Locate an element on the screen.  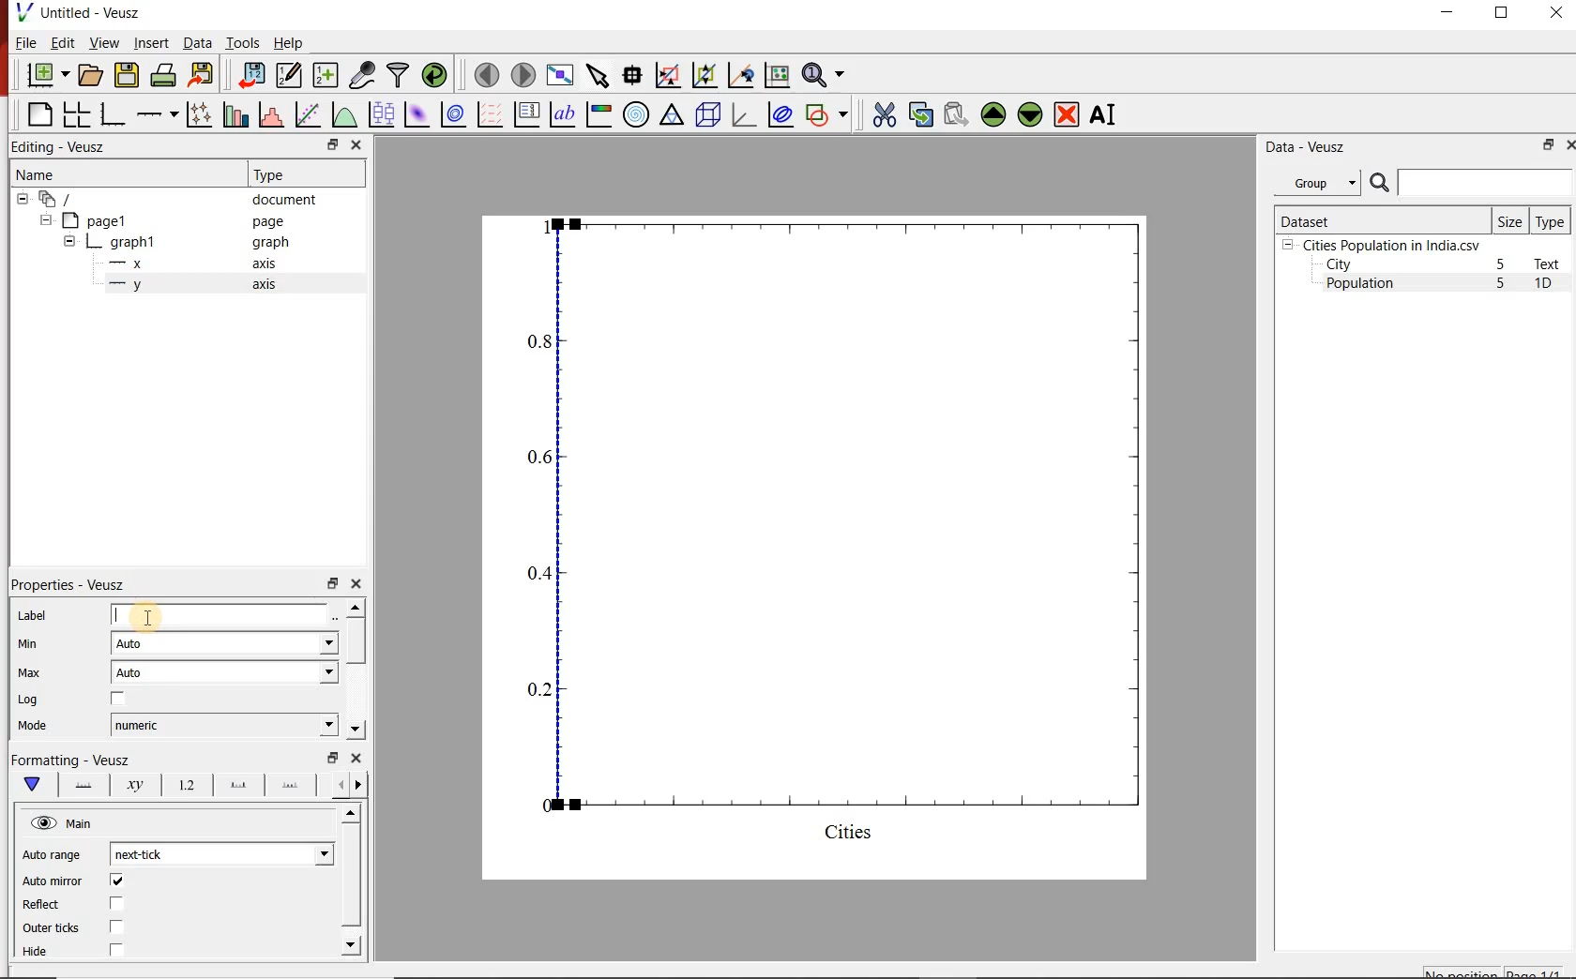
Axis line is located at coordinates (83, 788).